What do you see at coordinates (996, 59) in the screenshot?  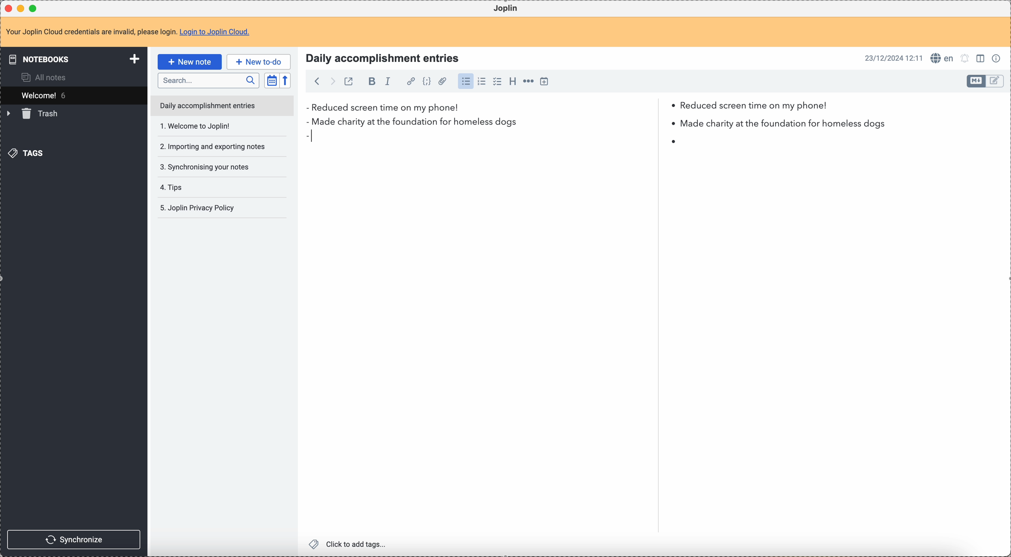 I see `note properties` at bounding box center [996, 59].